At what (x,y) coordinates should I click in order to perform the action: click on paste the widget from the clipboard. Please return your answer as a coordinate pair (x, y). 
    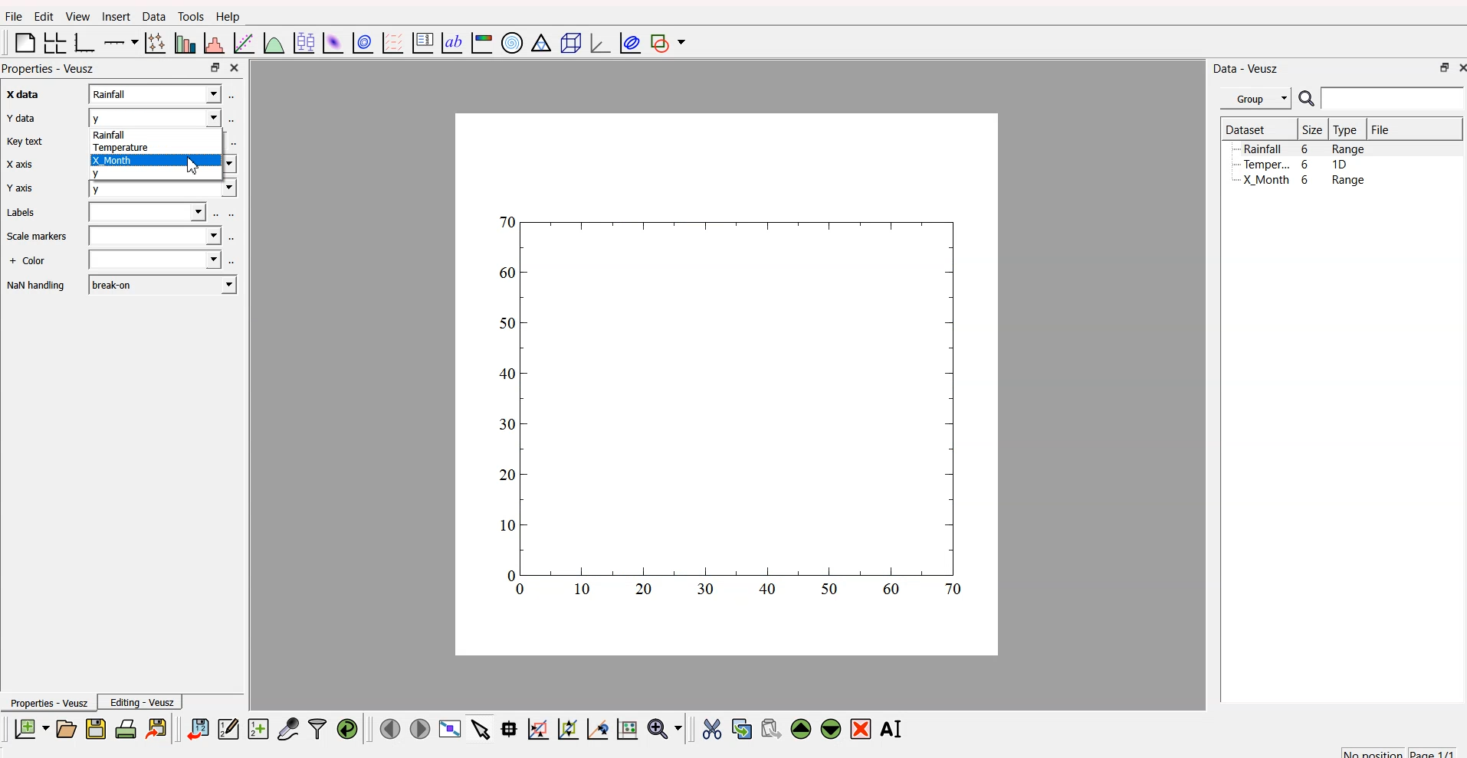
    Looking at the image, I should click on (770, 728).